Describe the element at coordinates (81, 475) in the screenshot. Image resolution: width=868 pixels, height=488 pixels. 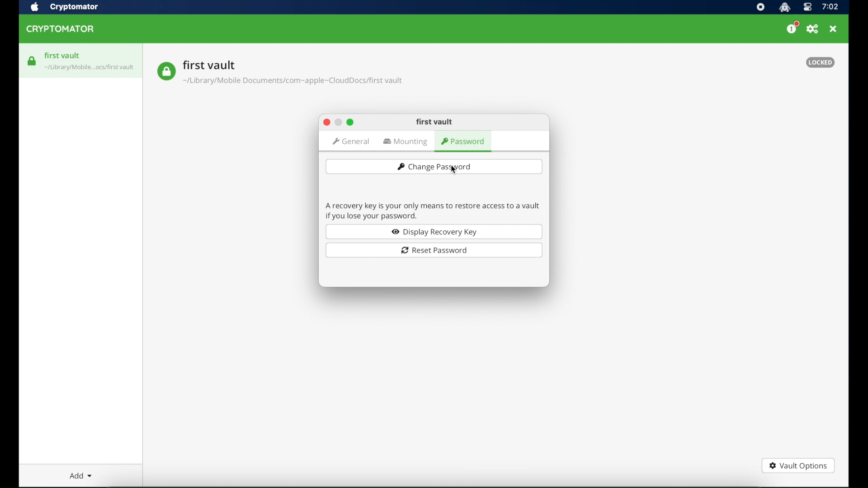
I see `add dropdown` at that location.